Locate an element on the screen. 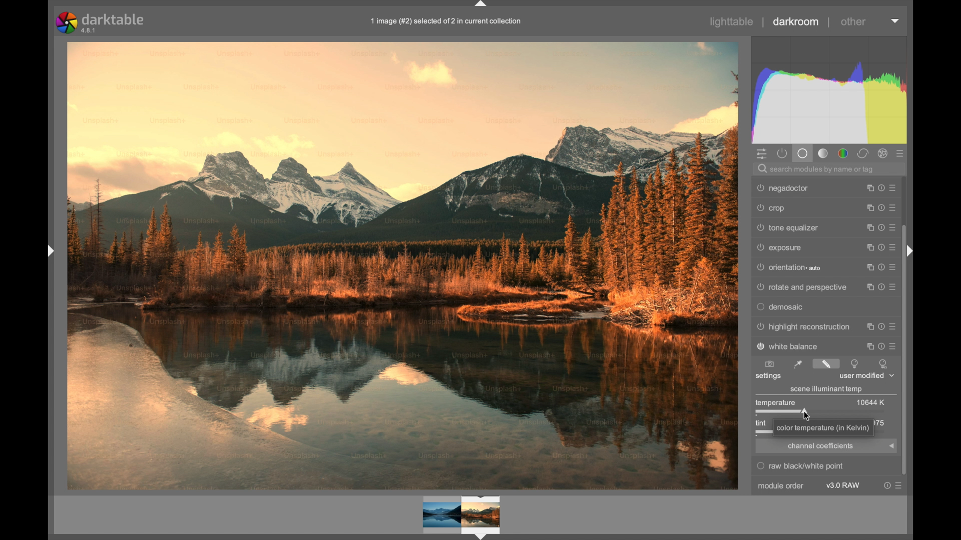 The image size is (961, 540). Image is located at coordinates (403, 265).